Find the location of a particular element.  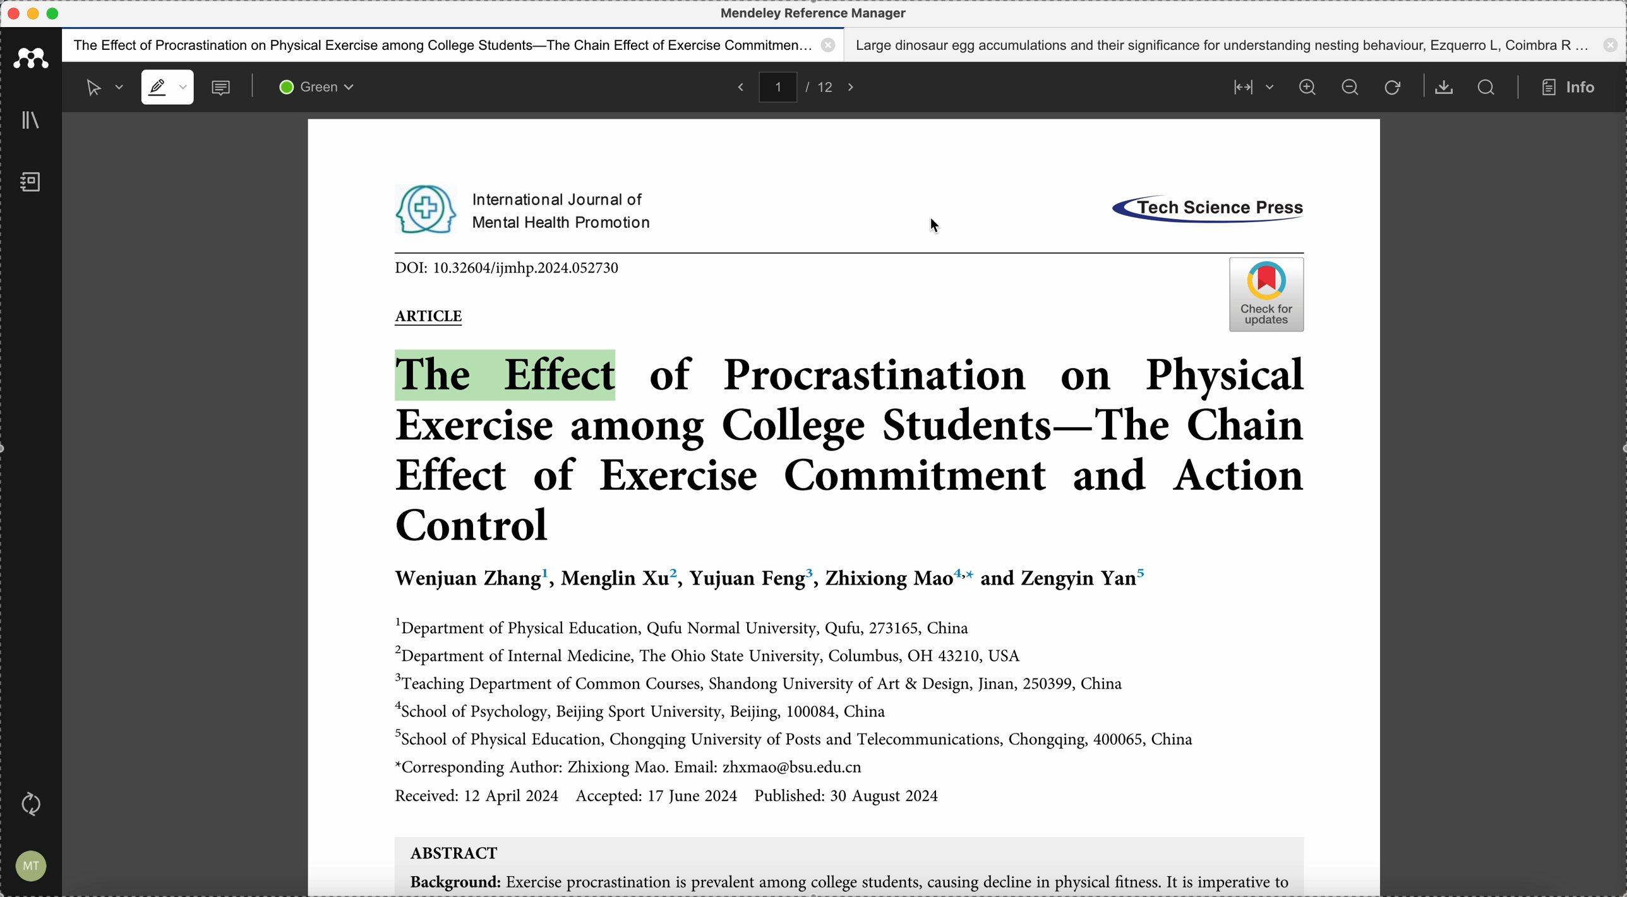

foward is located at coordinates (855, 86).